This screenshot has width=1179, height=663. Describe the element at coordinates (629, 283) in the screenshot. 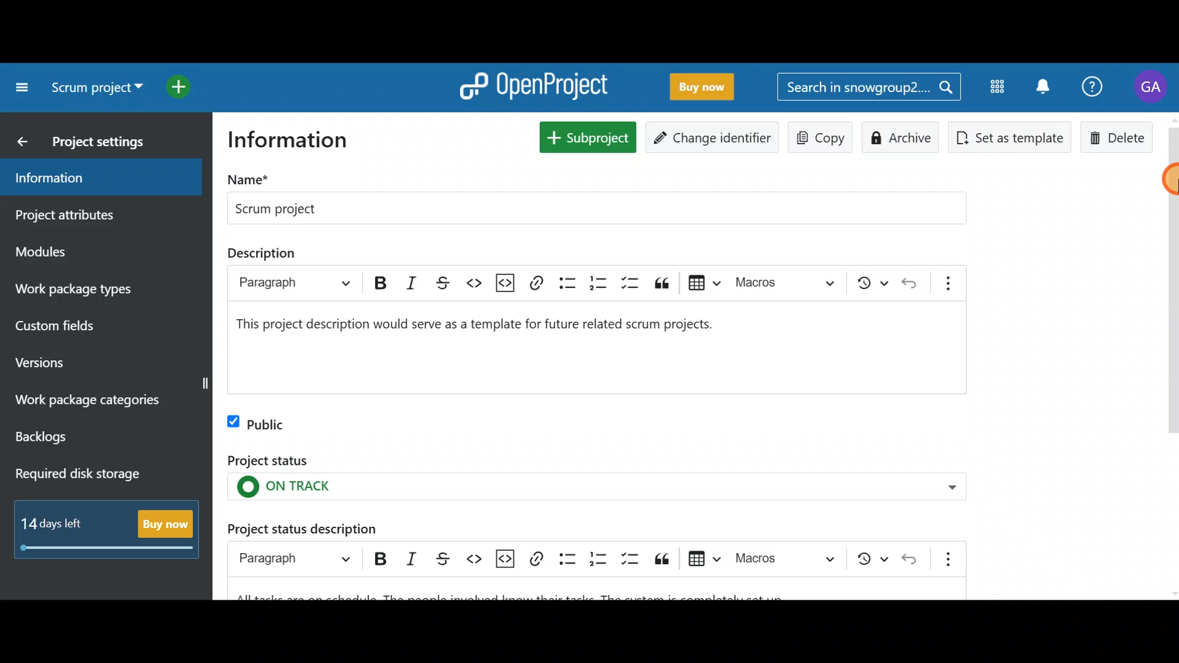

I see `to-do list` at that location.